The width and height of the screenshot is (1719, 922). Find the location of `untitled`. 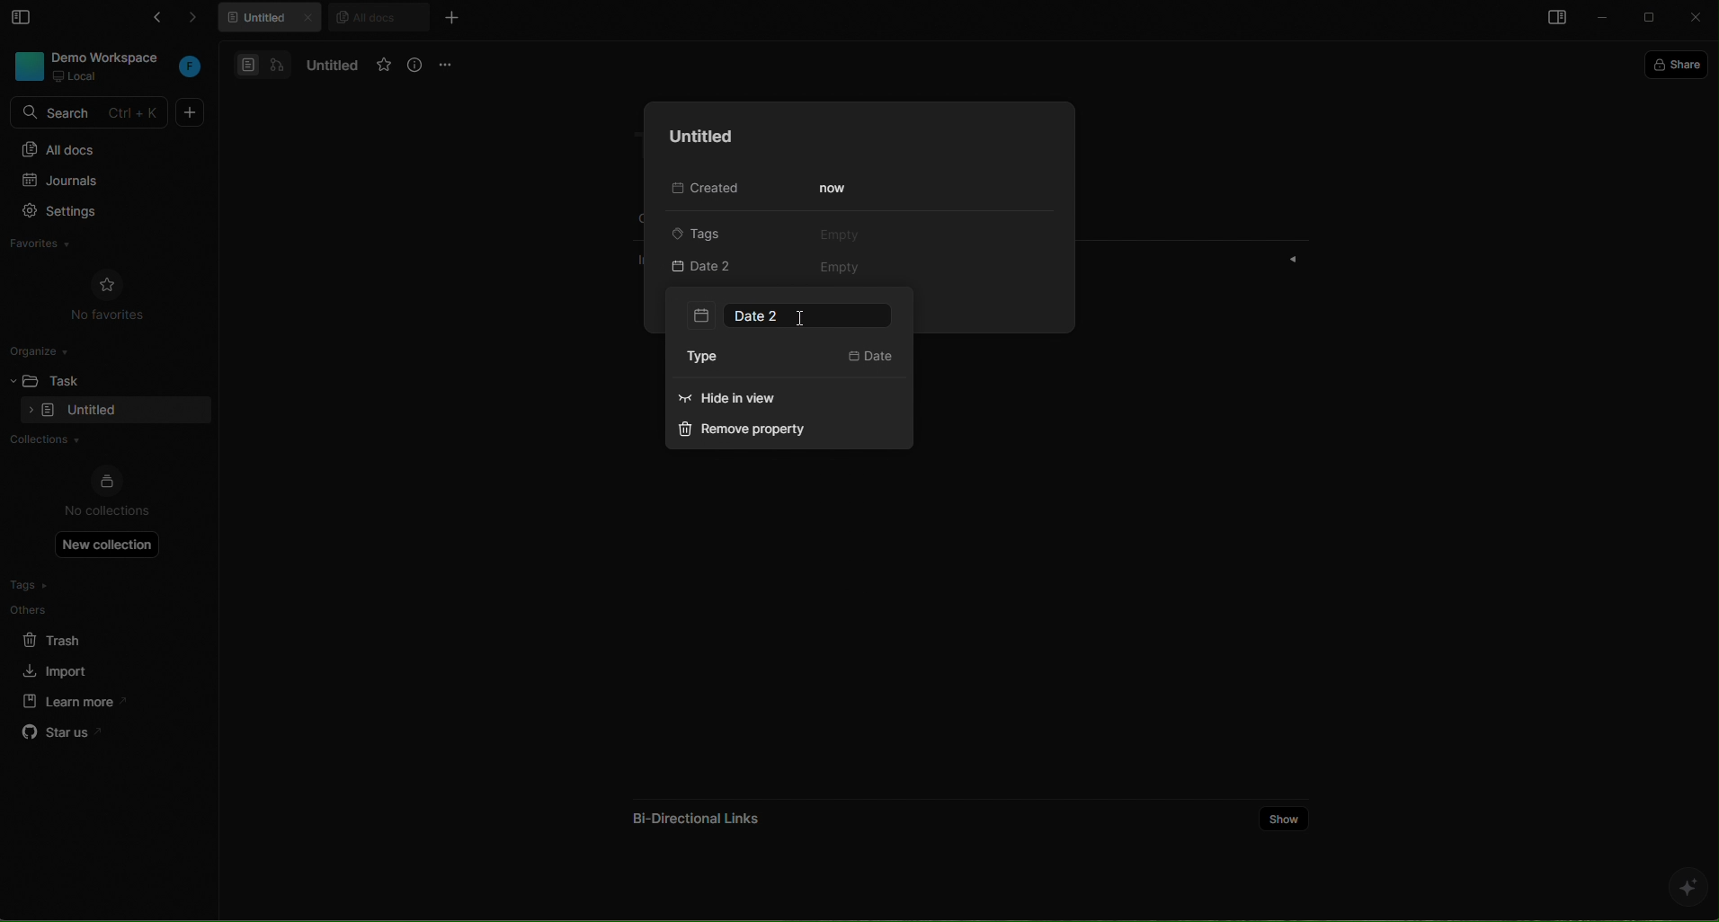

untitled is located at coordinates (273, 20).